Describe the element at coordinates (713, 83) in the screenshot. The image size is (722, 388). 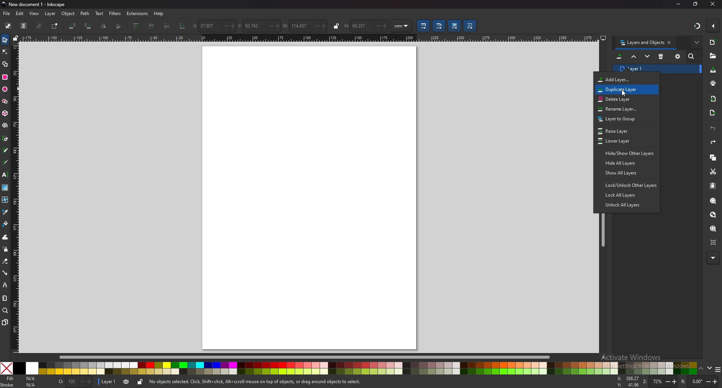
I see `print` at that location.